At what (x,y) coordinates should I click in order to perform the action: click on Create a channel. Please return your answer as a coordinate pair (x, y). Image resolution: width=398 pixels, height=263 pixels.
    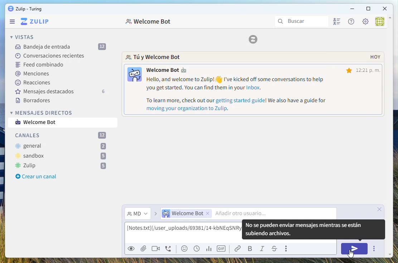
    Looking at the image, I should click on (35, 177).